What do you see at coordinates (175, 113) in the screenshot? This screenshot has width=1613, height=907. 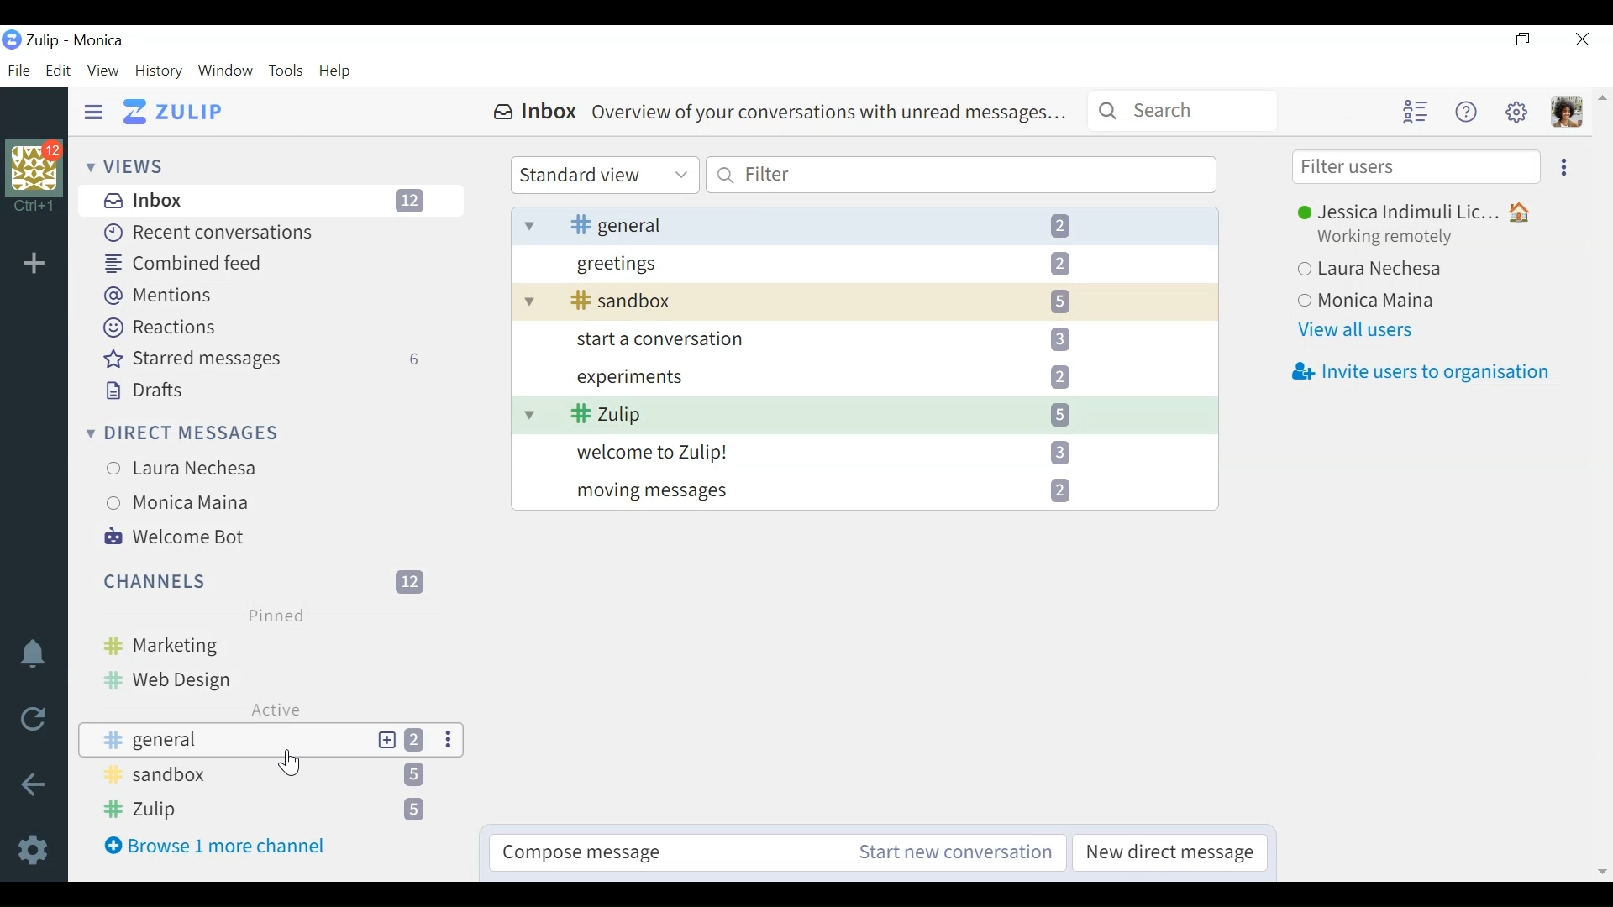 I see `Zulip` at bounding box center [175, 113].